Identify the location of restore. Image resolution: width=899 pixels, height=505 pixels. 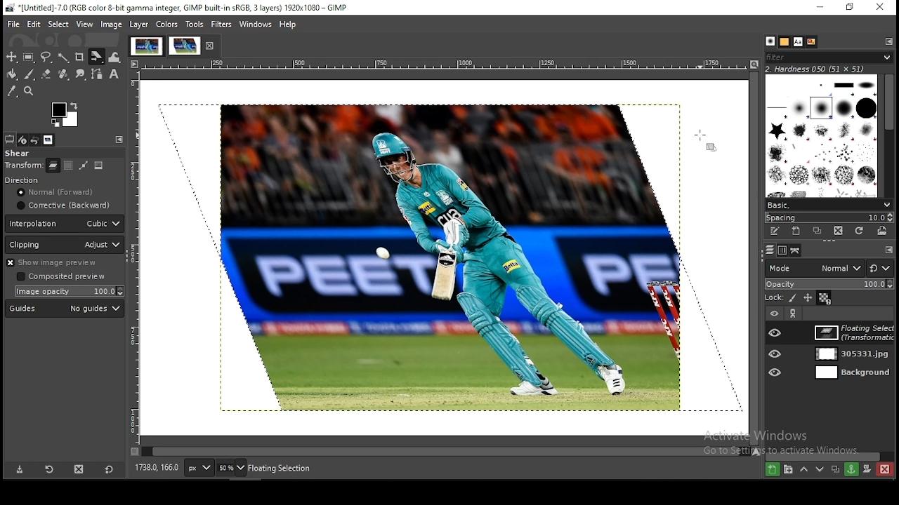
(851, 8).